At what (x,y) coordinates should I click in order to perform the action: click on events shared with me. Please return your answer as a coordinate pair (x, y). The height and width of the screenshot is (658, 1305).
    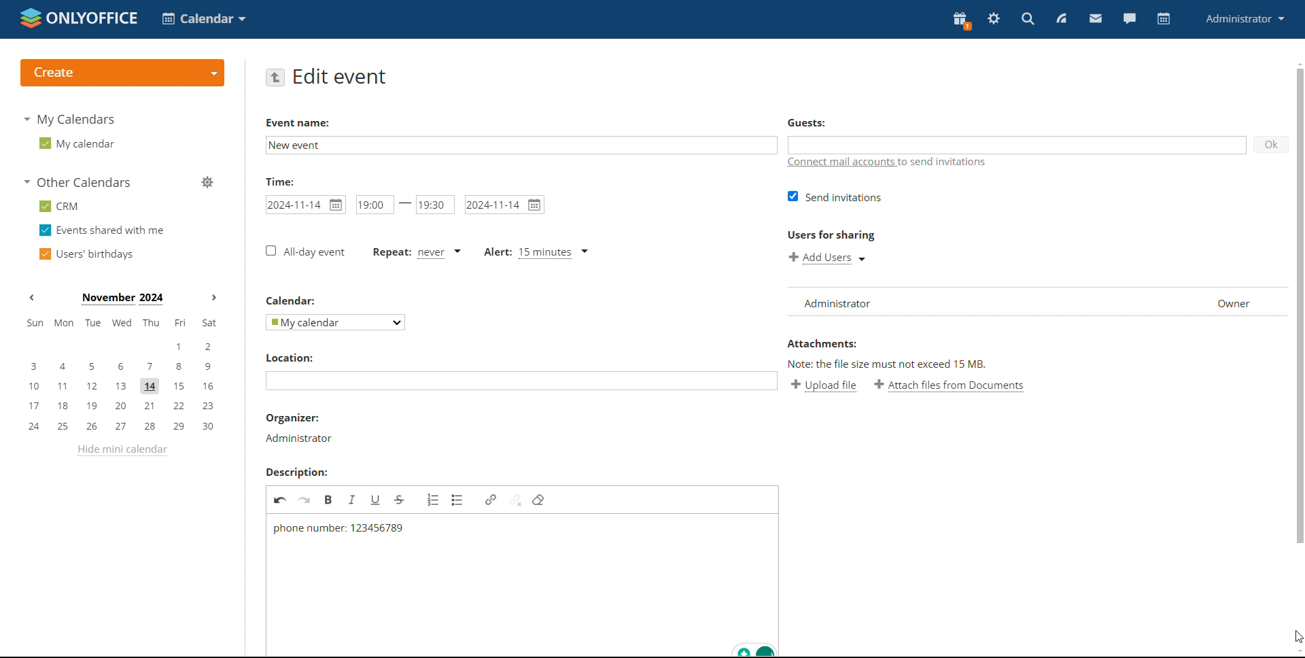
    Looking at the image, I should click on (103, 230).